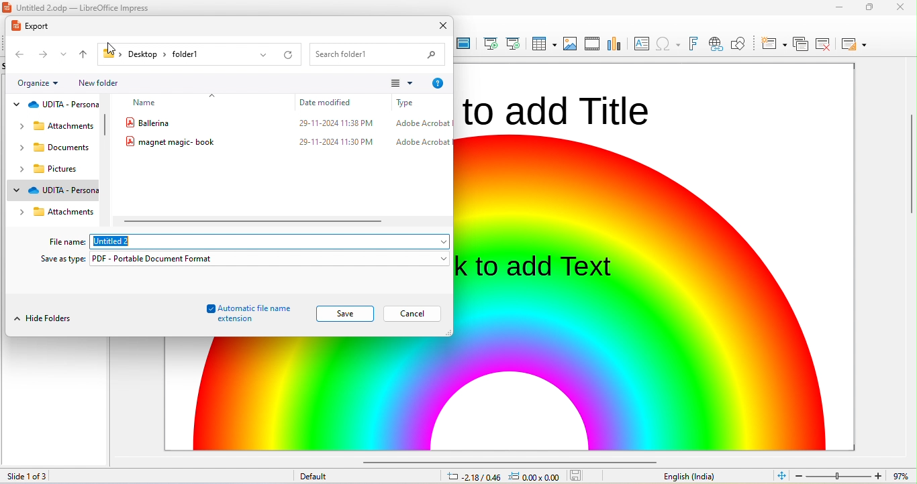 Image resolution: width=917 pixels, height=484 pixels. What do you see at coordinates (64, 105) in the screenshot?
I see `udita personal` at bounding box center [64, 105].